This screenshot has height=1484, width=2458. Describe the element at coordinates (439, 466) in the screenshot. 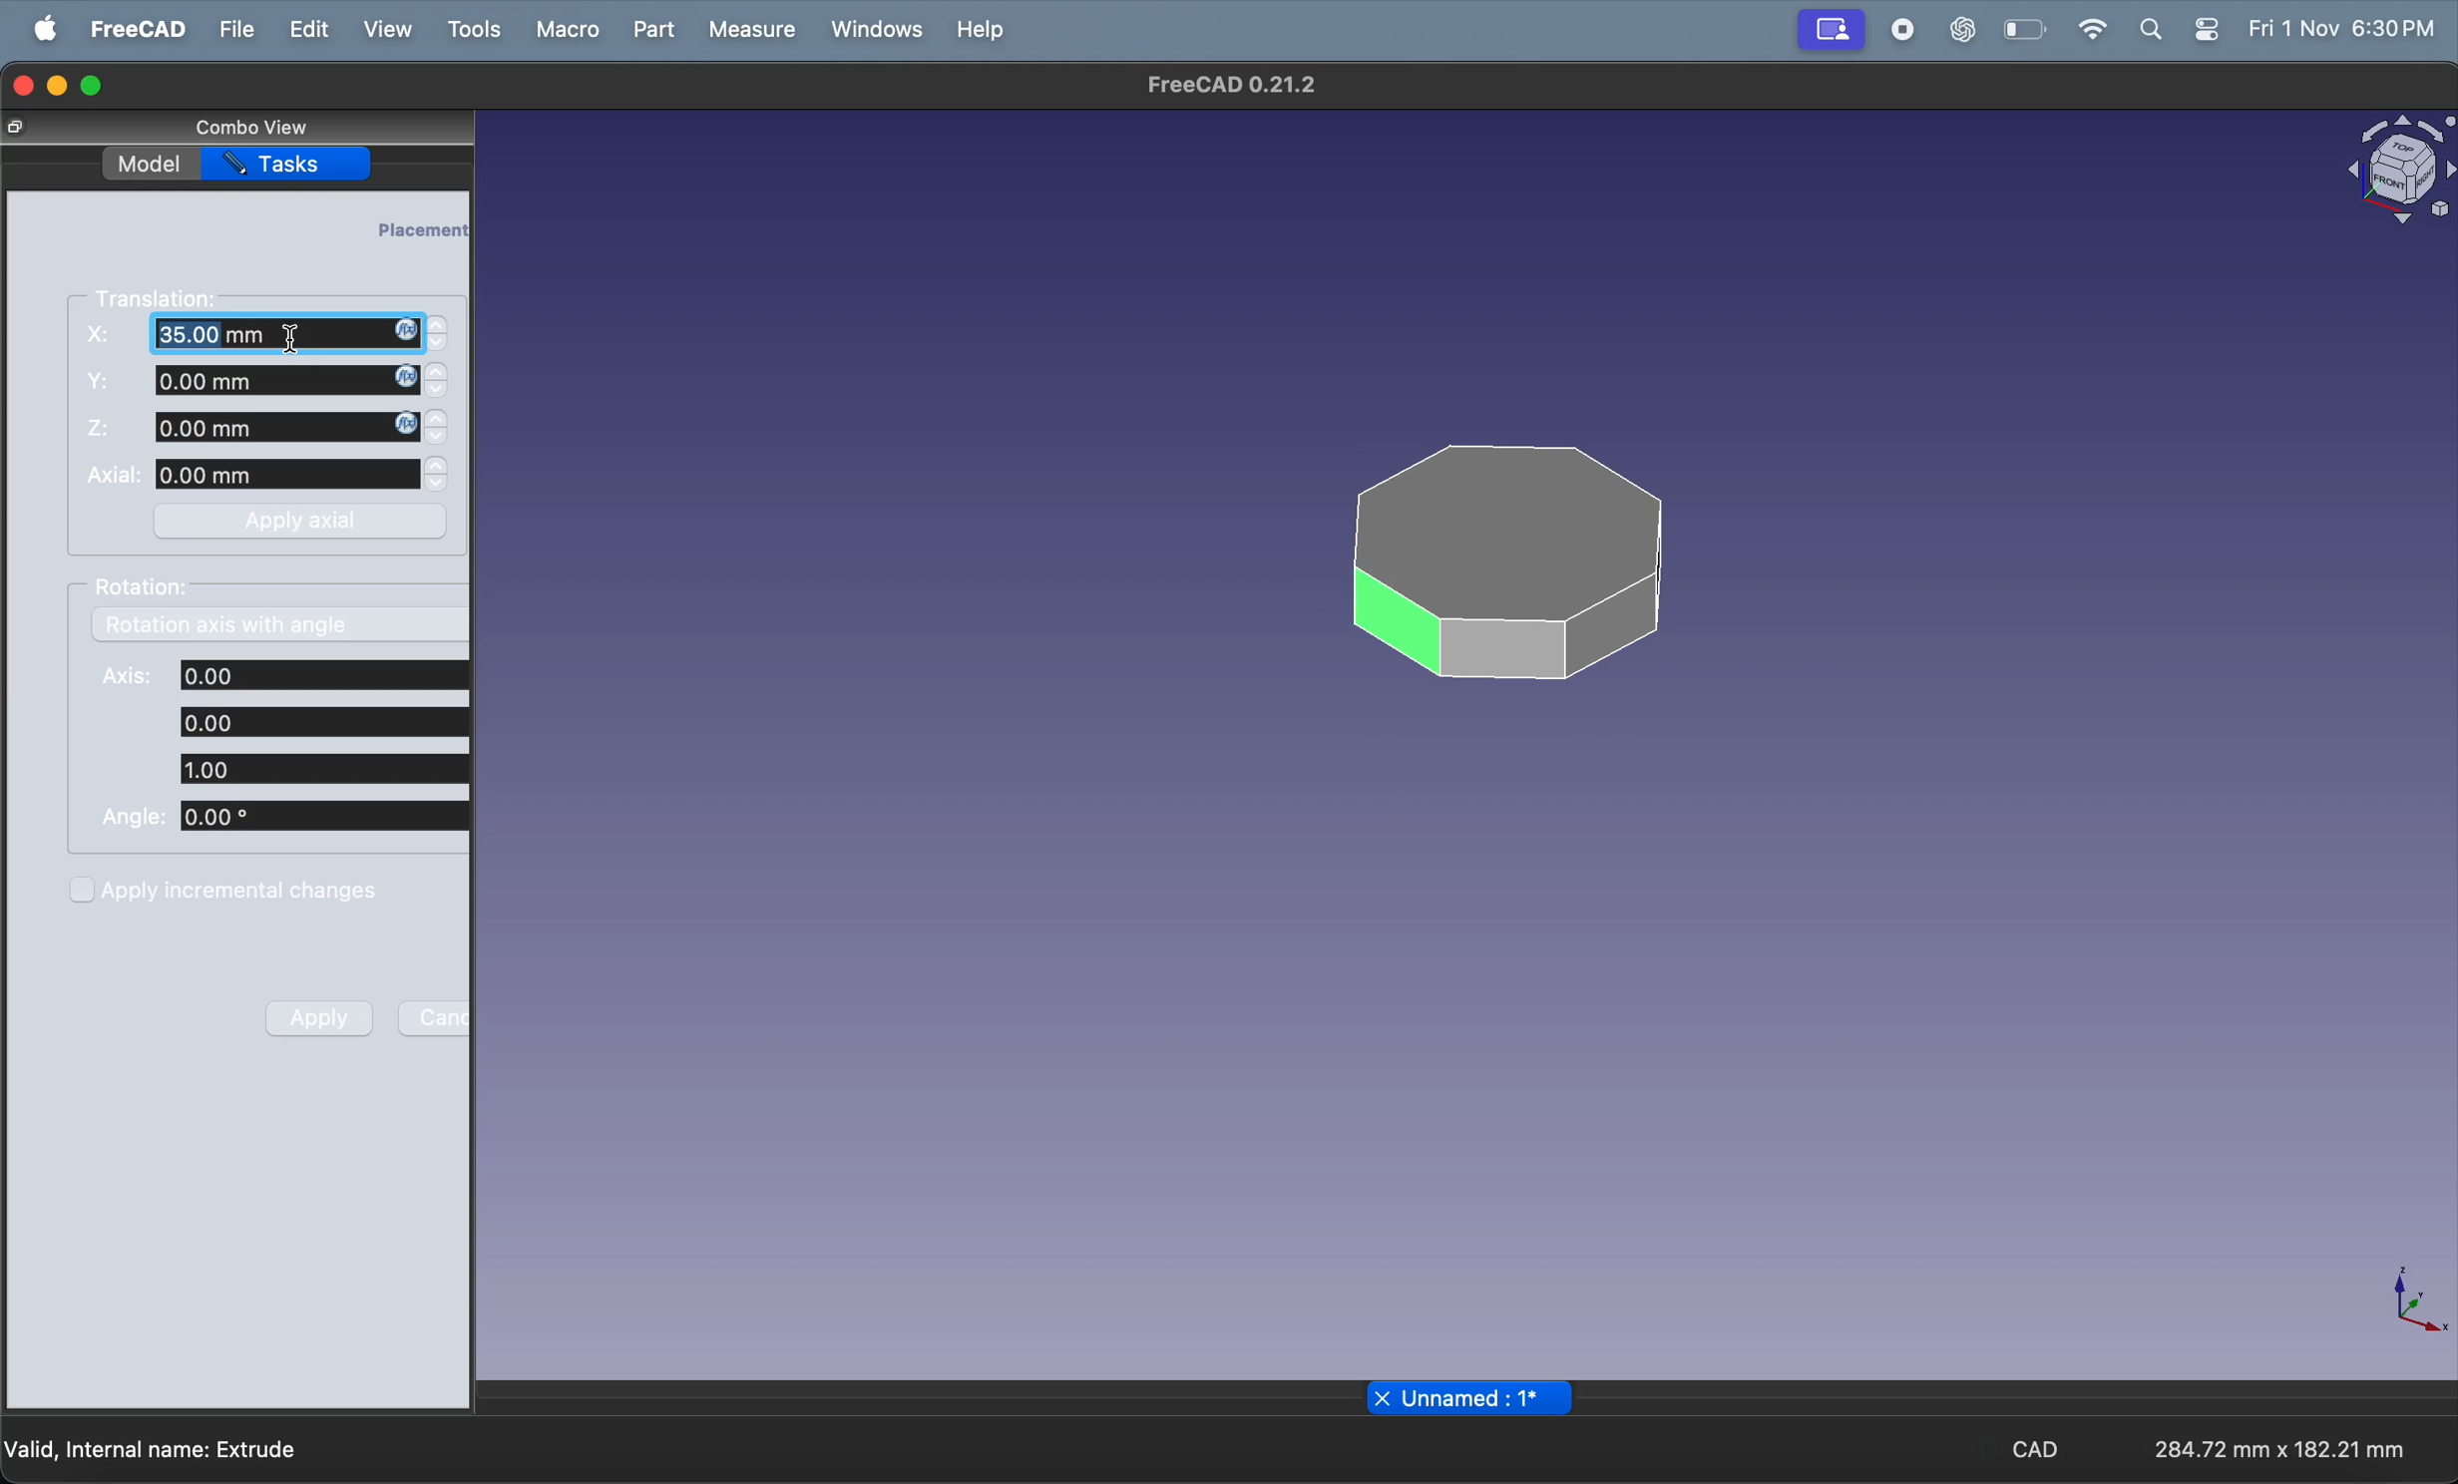

I see `up` at that location.